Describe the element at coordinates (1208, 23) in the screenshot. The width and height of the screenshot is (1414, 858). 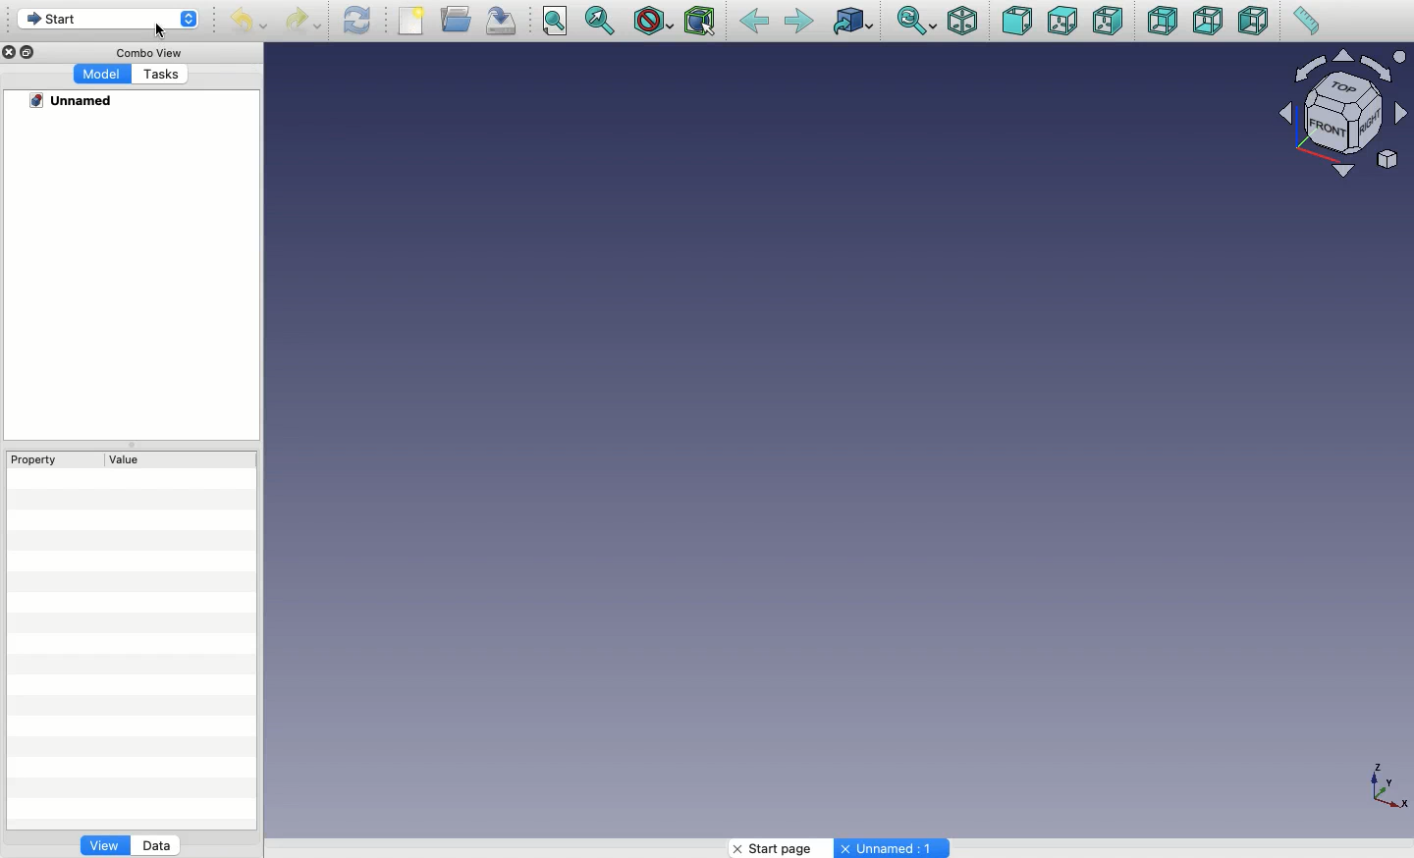
I see `Bottom` at that location.